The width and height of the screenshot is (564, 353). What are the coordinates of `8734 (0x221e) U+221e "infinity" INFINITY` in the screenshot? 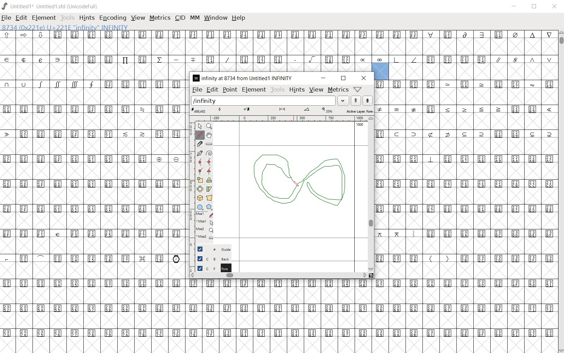 It's located at (66, 27).